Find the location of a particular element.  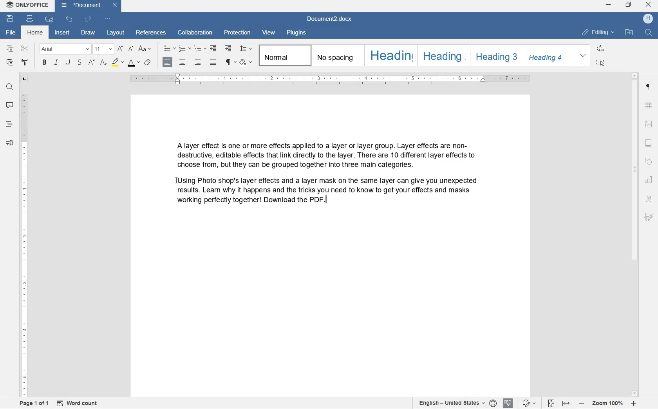

OPEN FILE LOCATION is located at coordinates (629, 33).